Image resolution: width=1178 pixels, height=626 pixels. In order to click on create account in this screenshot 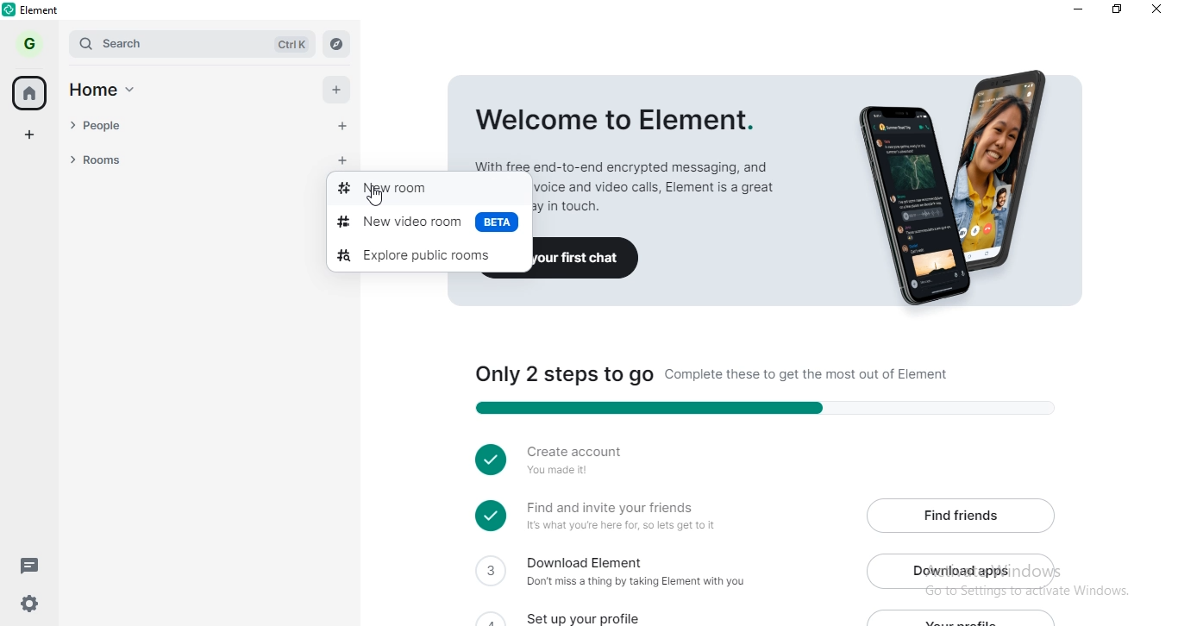, I will do `click(571, 460)`.